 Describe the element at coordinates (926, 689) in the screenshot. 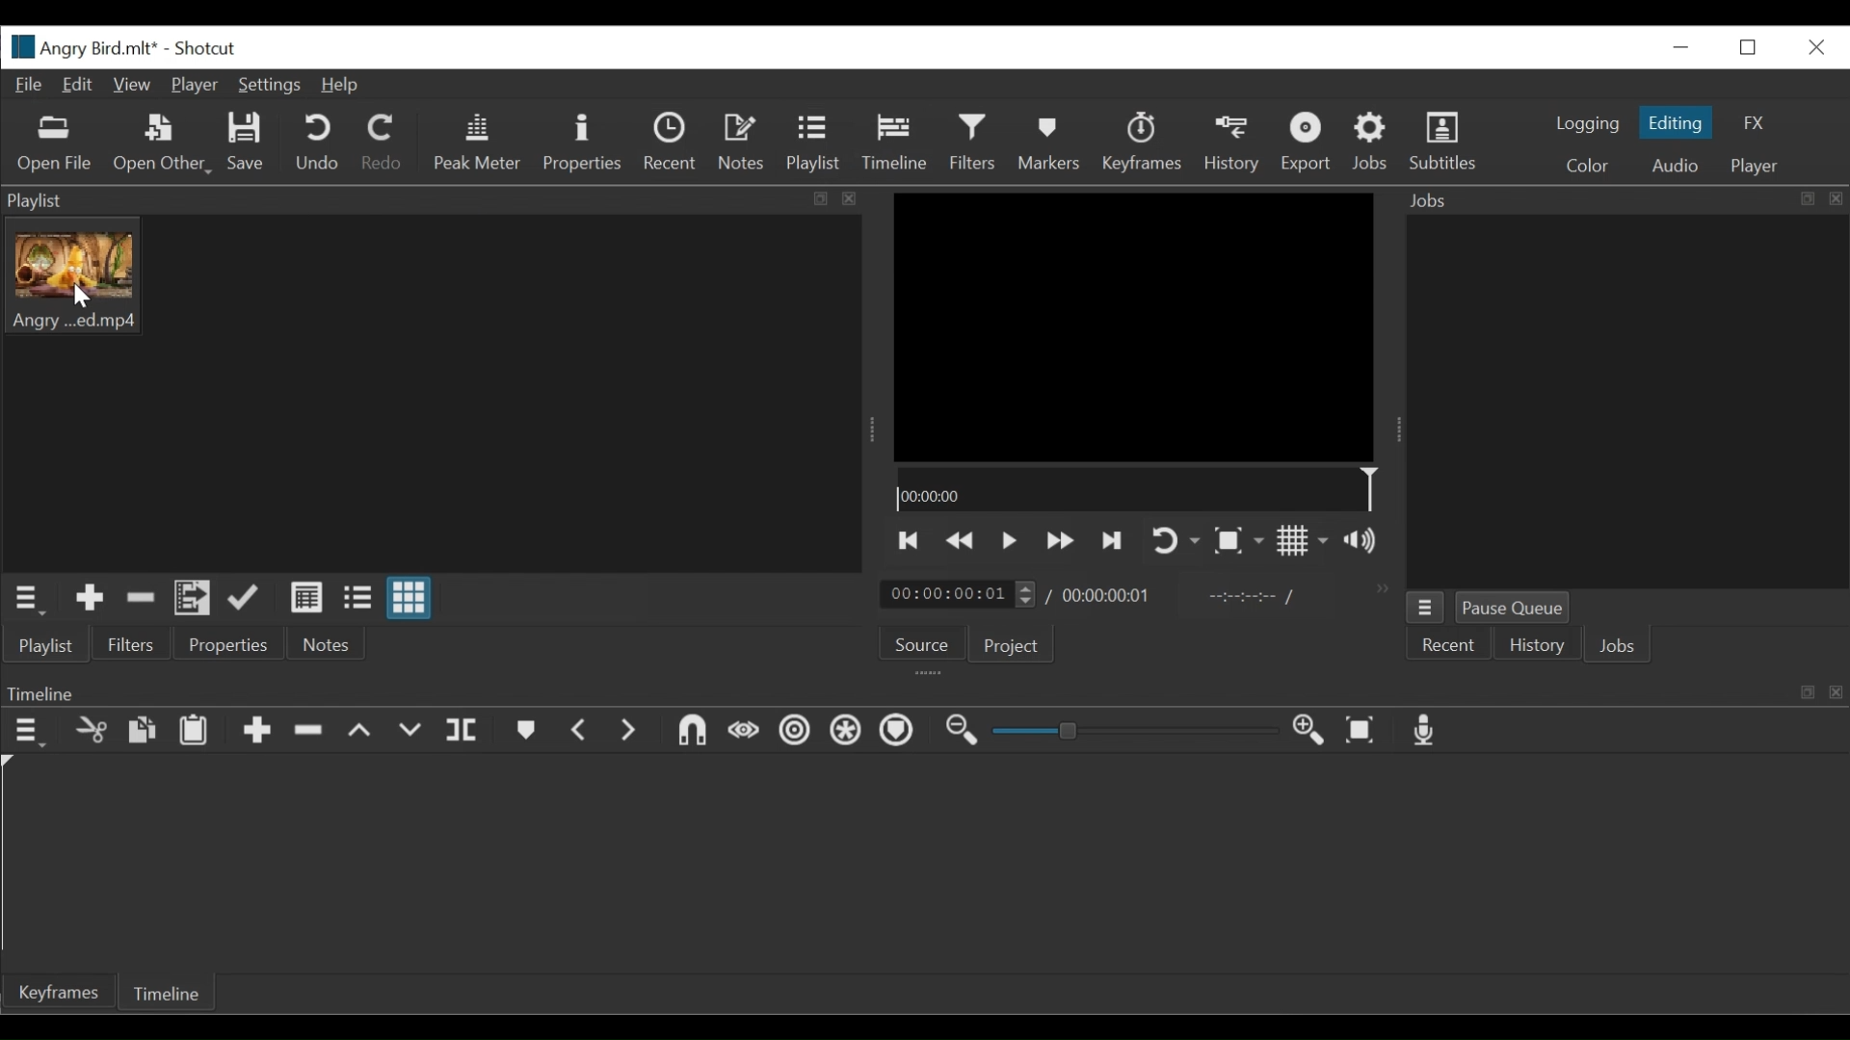

I see `Timeline Panel` at that location.